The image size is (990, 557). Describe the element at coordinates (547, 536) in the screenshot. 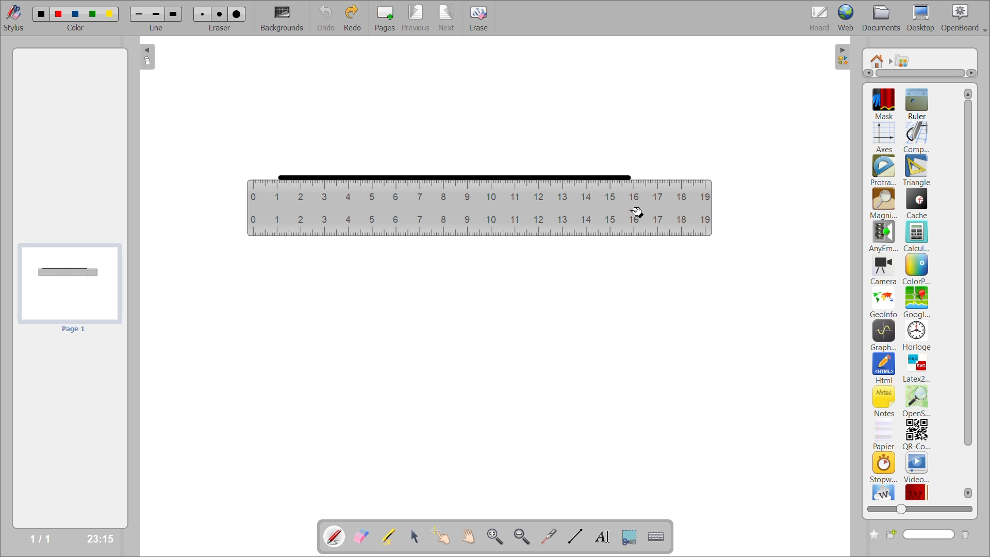

I see `virtual laser pointer` at that location.